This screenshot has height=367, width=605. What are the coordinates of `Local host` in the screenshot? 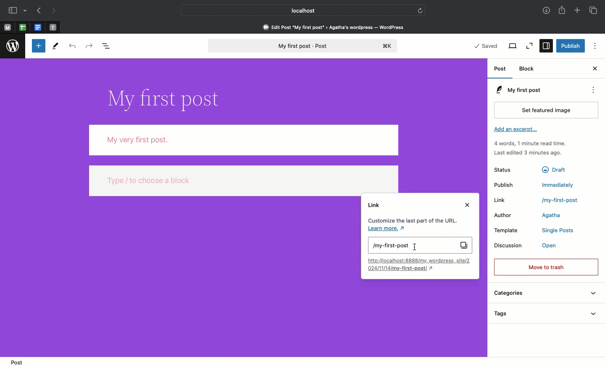 It's located at (297, 9).